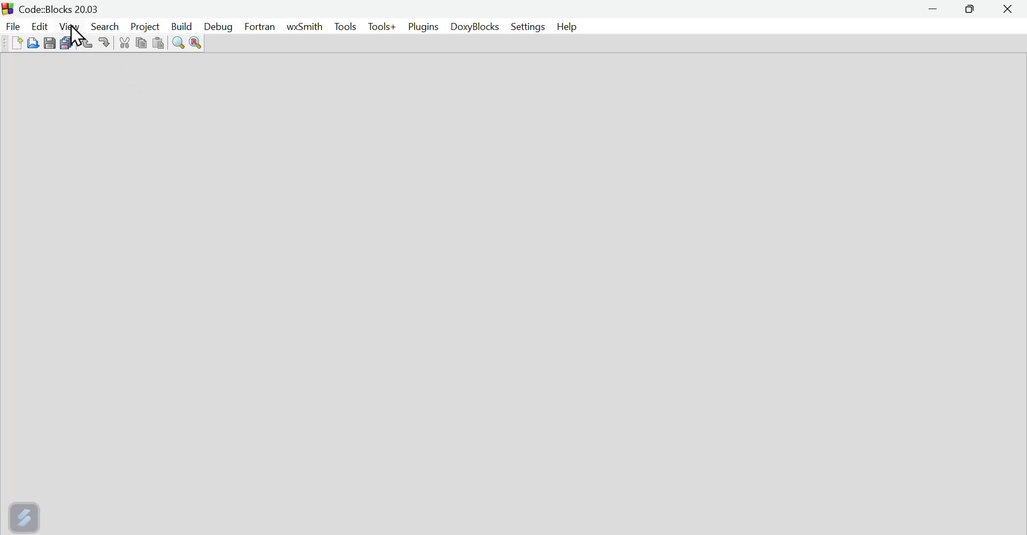 The width and height of the screenshot is (1027, 535). I want to click on Open, so click(31, 42).